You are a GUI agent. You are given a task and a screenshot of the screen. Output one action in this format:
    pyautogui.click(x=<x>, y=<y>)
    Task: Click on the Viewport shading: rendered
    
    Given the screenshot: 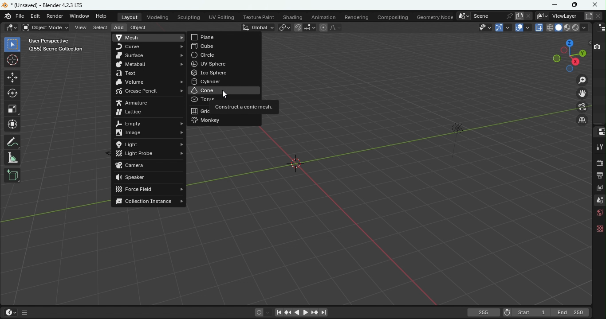 What is the action you would take?
    pyautogui.click(x=575, y=27)
    